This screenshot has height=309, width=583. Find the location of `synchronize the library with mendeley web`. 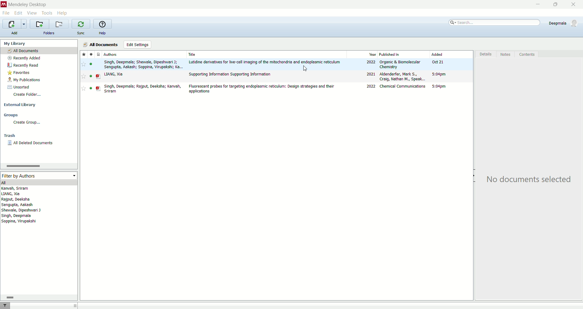

synchronize the library with mendeley web is located at coordinates (81, 24).